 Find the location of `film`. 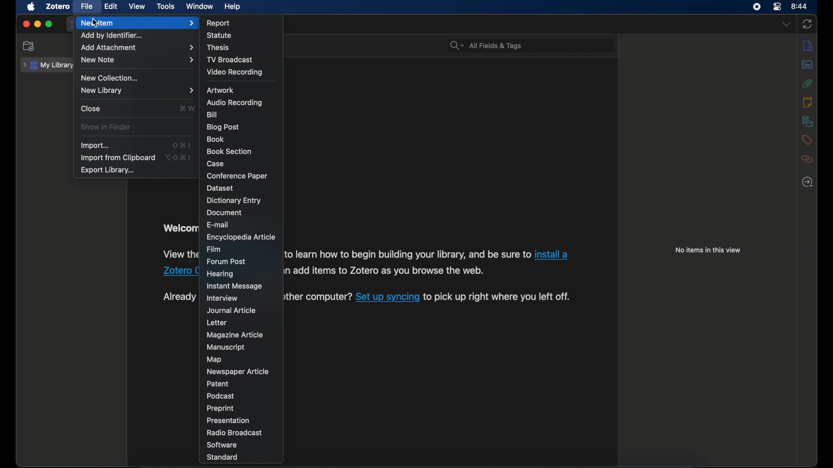

film is located at coordinates (216, 249).